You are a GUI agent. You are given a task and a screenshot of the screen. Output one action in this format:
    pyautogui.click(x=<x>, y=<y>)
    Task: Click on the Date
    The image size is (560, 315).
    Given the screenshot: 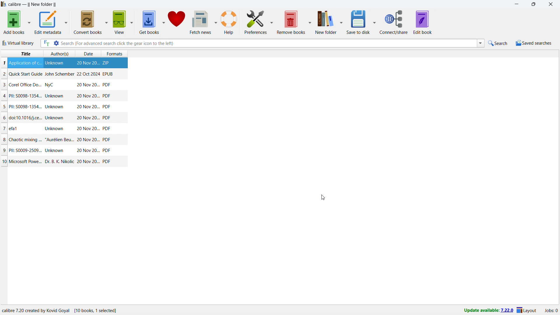 What is the action you would take?
    pyautogui.click(x=88, y=162)
    